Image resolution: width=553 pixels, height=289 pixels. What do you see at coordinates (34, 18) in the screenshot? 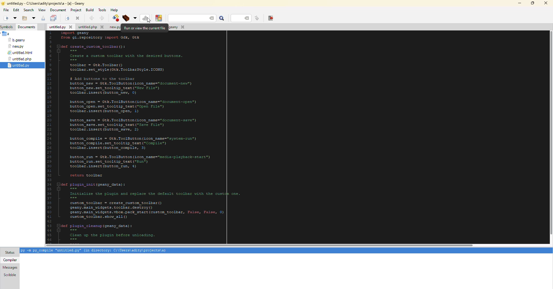
I see `open` at bounding box center [34, 18].